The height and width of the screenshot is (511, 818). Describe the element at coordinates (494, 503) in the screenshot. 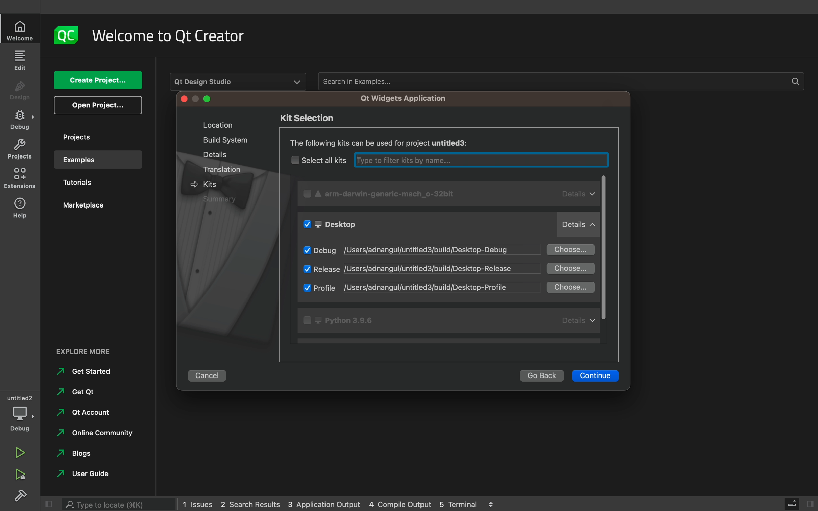

I see `increase/decrease arrows` at that location.